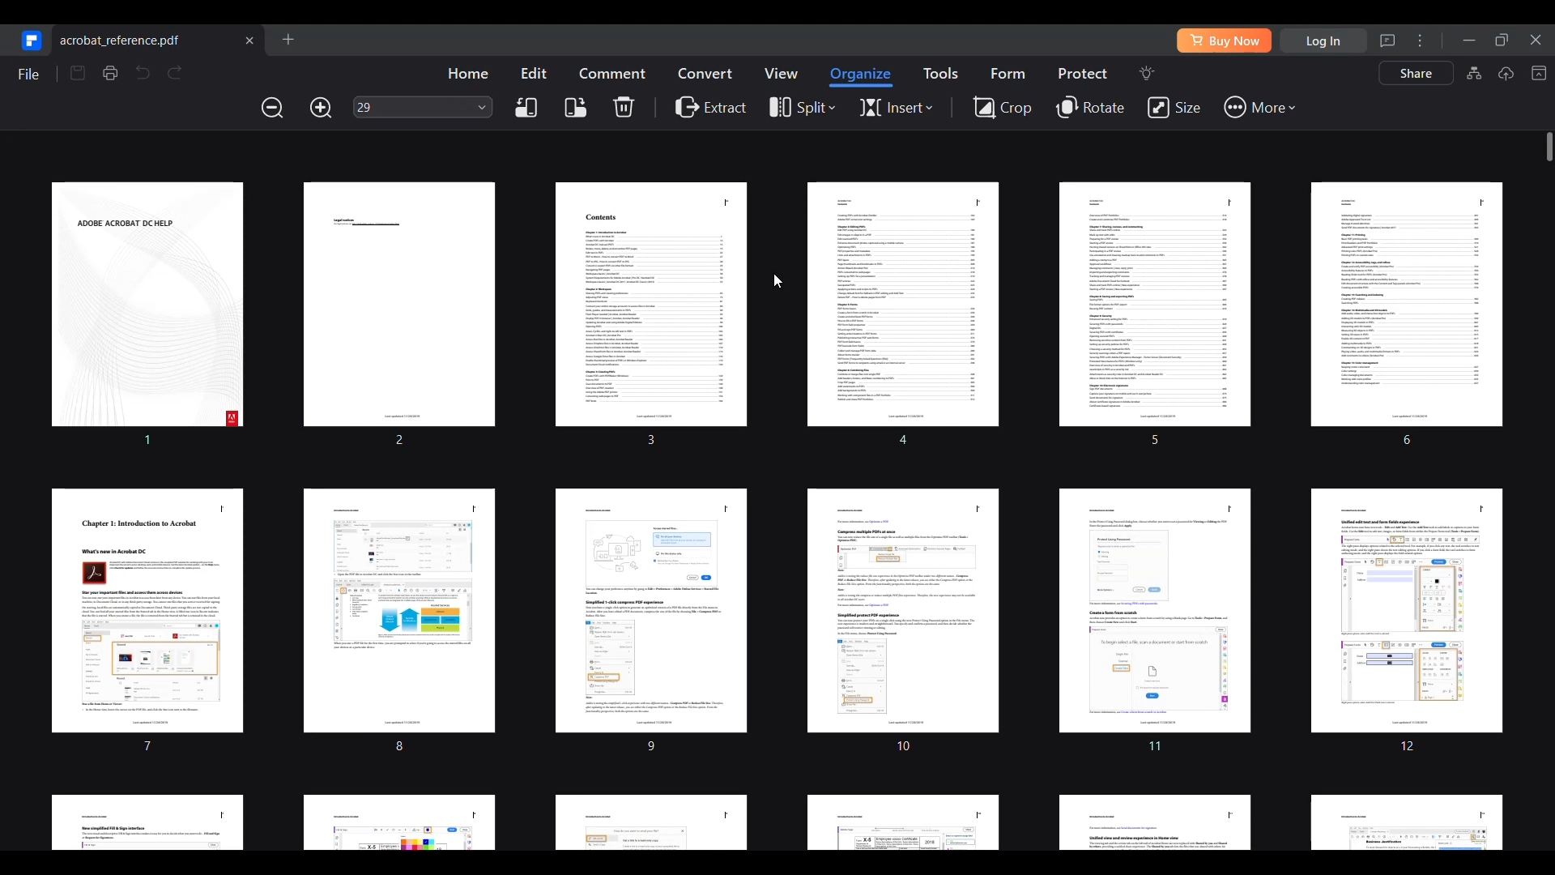 This screenshot has height=875, width=1555. I want to click on Open file, so click(288, 39).